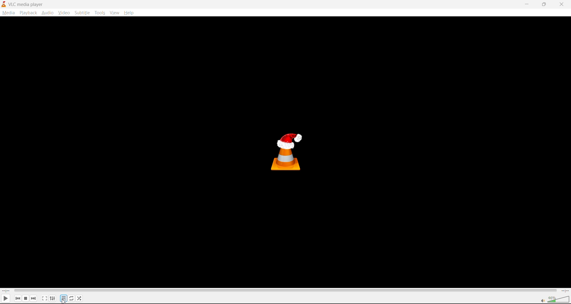 This screenshot has width=571, height=304. I want to click on random, so click(79, 298).